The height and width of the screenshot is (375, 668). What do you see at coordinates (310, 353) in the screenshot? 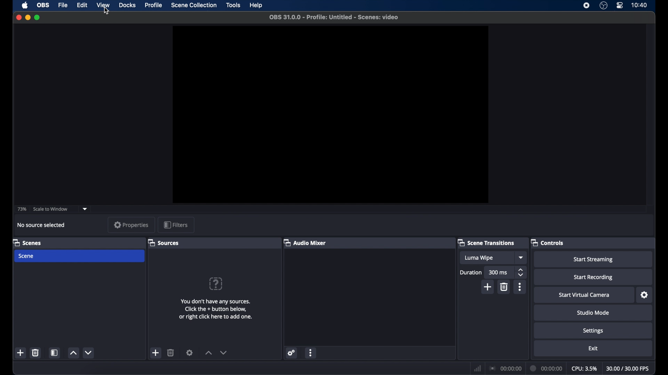
I see `more options` at bounding box center [310, 353].